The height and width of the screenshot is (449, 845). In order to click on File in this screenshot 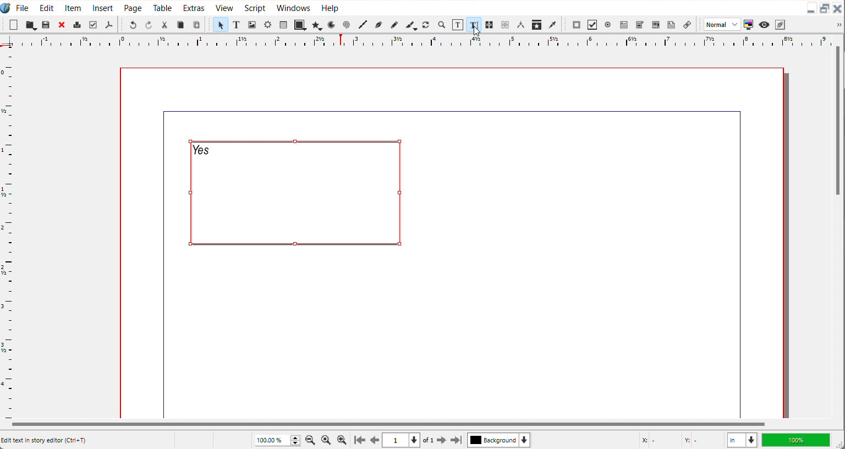, I will do `click(23, 7)`.